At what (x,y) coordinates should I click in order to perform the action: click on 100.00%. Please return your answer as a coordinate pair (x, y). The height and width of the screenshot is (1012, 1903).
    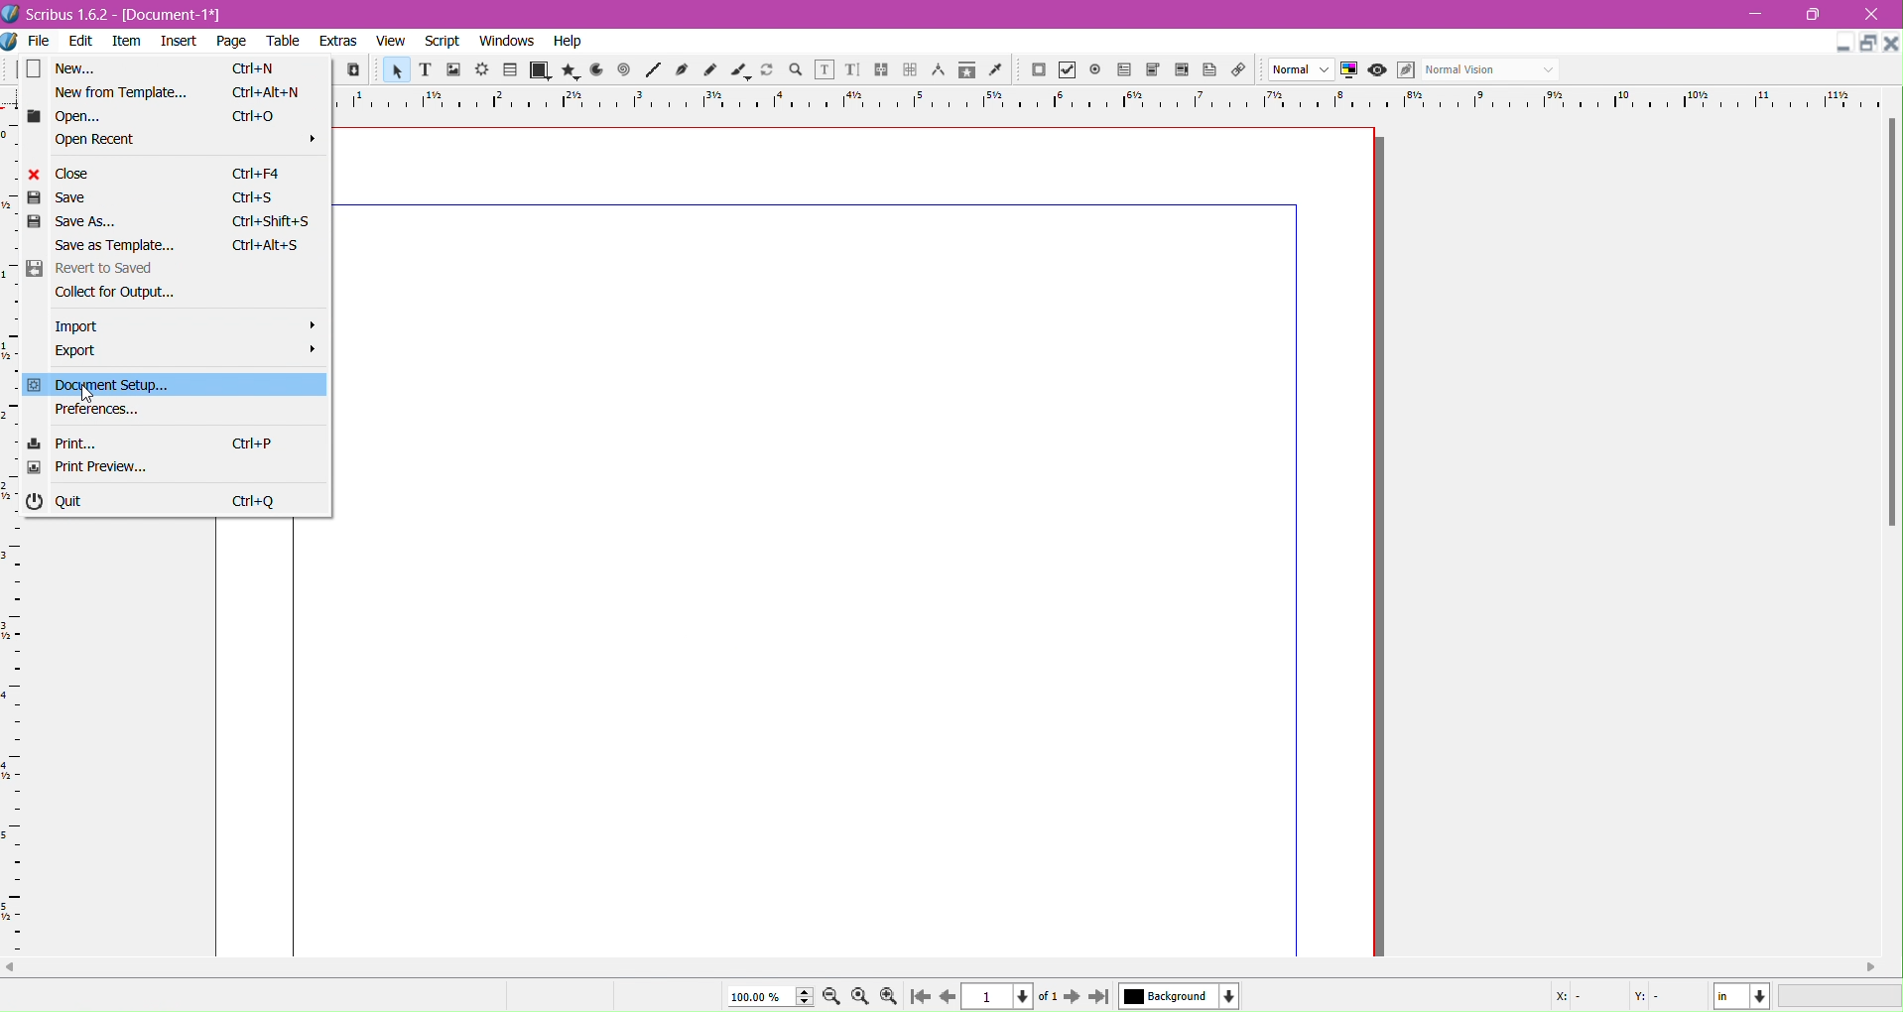
    Looking at the image, I should click on (762, 996).